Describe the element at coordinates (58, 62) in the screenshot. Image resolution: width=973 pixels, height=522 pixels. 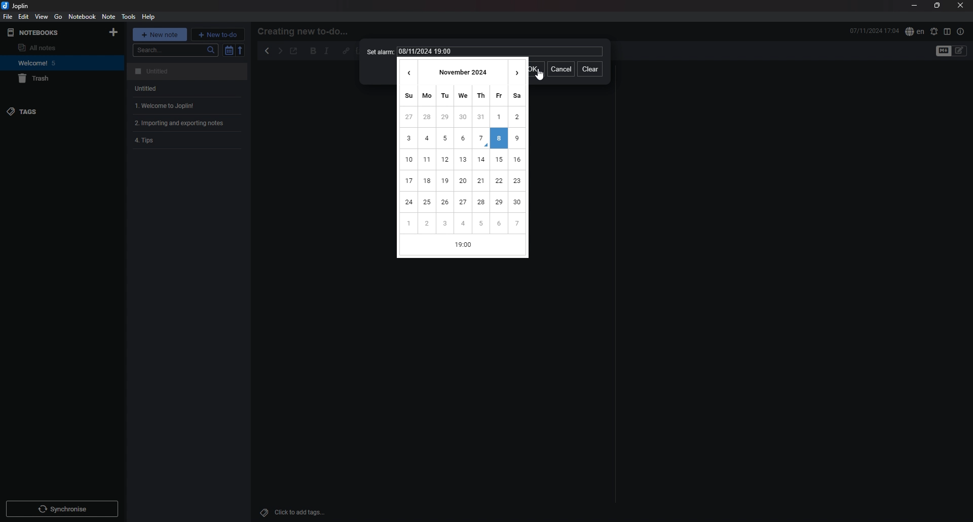
I see `notebook` at that location.